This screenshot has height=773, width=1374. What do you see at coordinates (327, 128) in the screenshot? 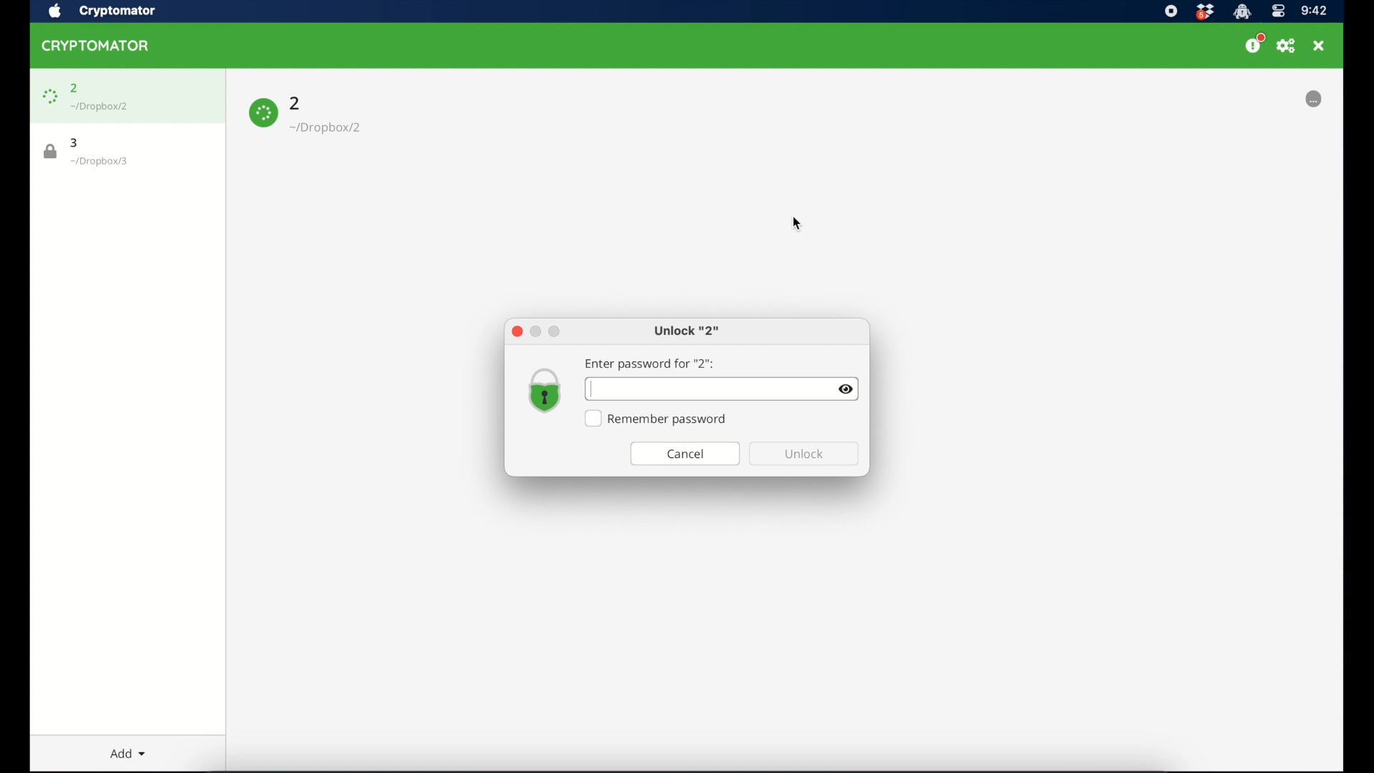
I see `-/Dropbox/2` at bounding box center [327, 128].